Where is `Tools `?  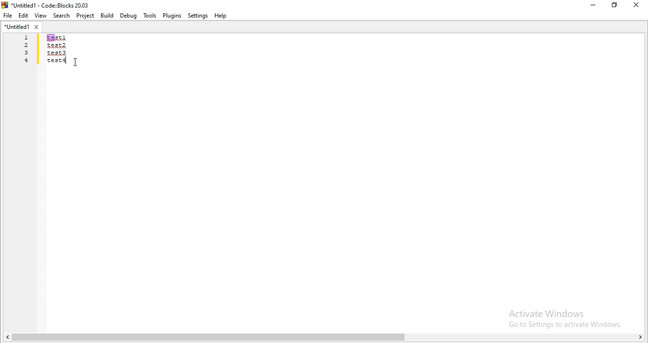 Tools  is located at coordinates (149, 16).